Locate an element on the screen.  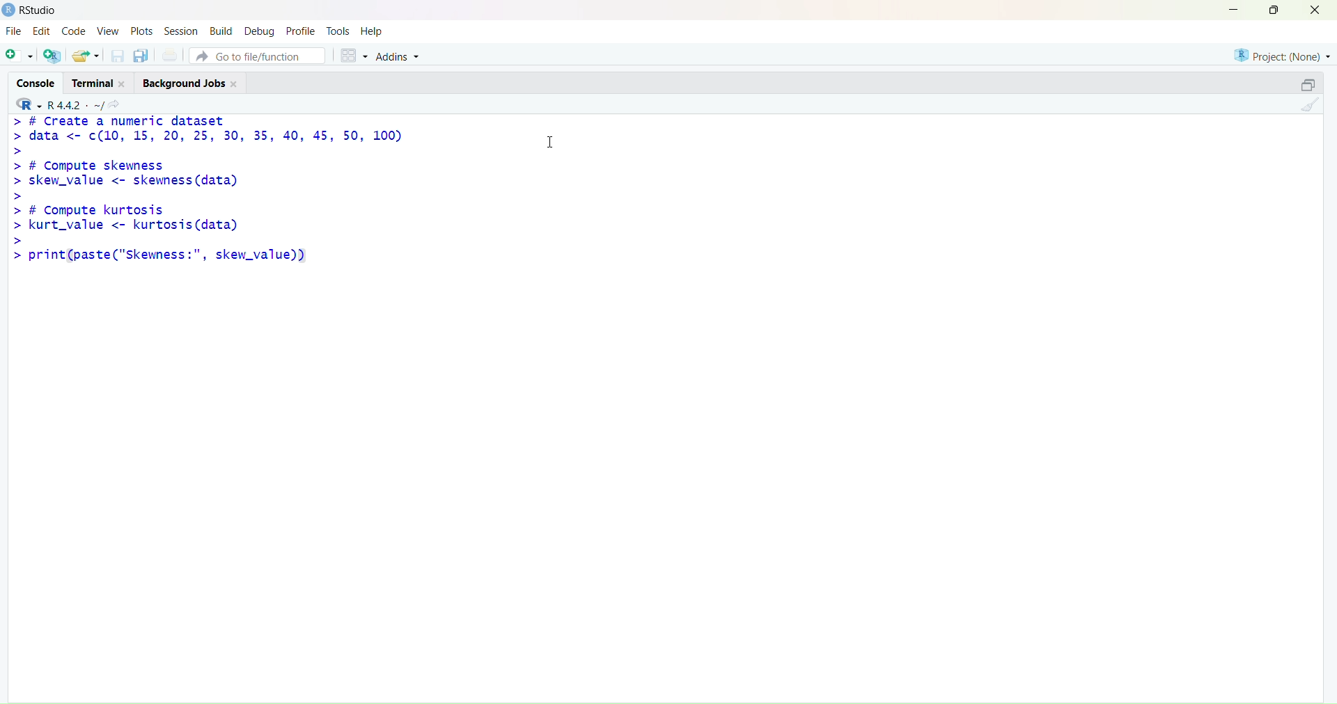
Close is located at coordinates (1319, 14).